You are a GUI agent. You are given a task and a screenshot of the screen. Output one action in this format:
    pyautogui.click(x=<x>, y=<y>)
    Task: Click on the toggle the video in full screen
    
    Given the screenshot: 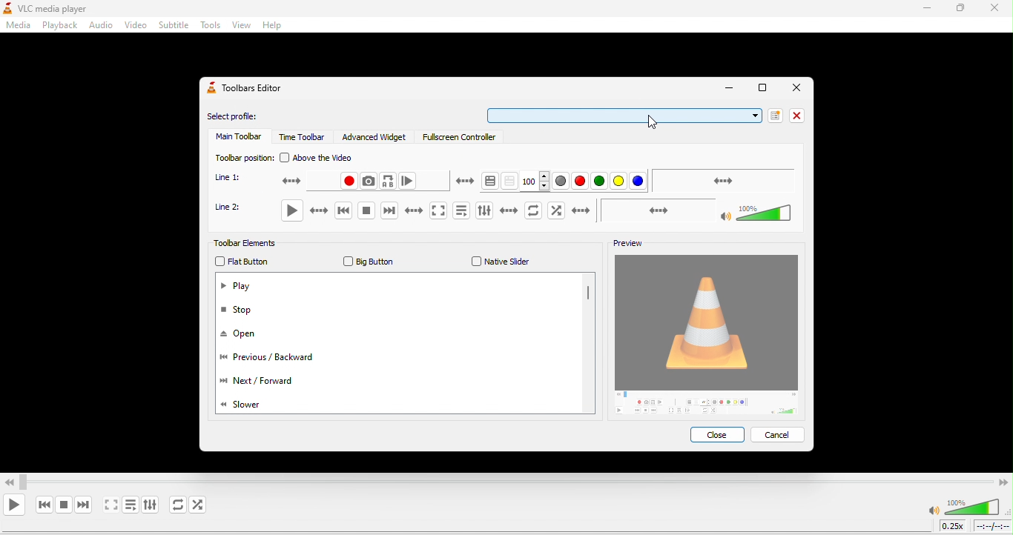 What is the action you would take?
    pyautogui.click(x=423, y=210)
    